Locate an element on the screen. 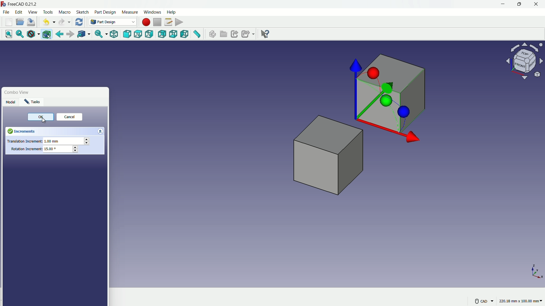 The height and width of the screenshot is (306, 545). new file is located at coordinates (9, 22).